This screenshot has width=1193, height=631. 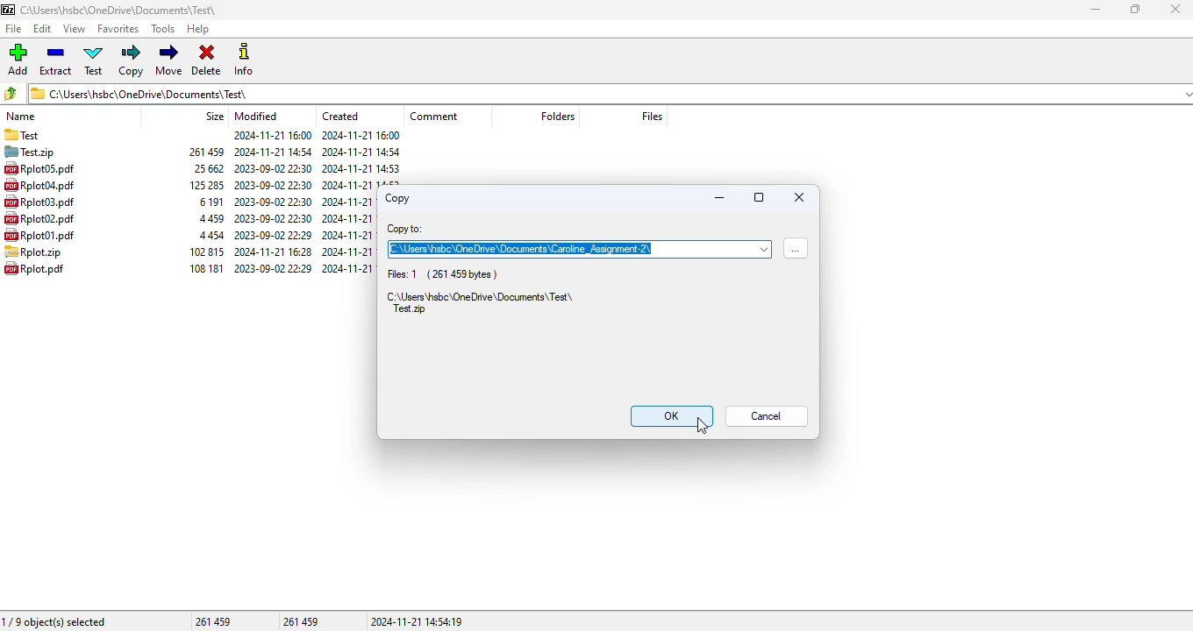 I want to click on test, so click(x=94, y=61).